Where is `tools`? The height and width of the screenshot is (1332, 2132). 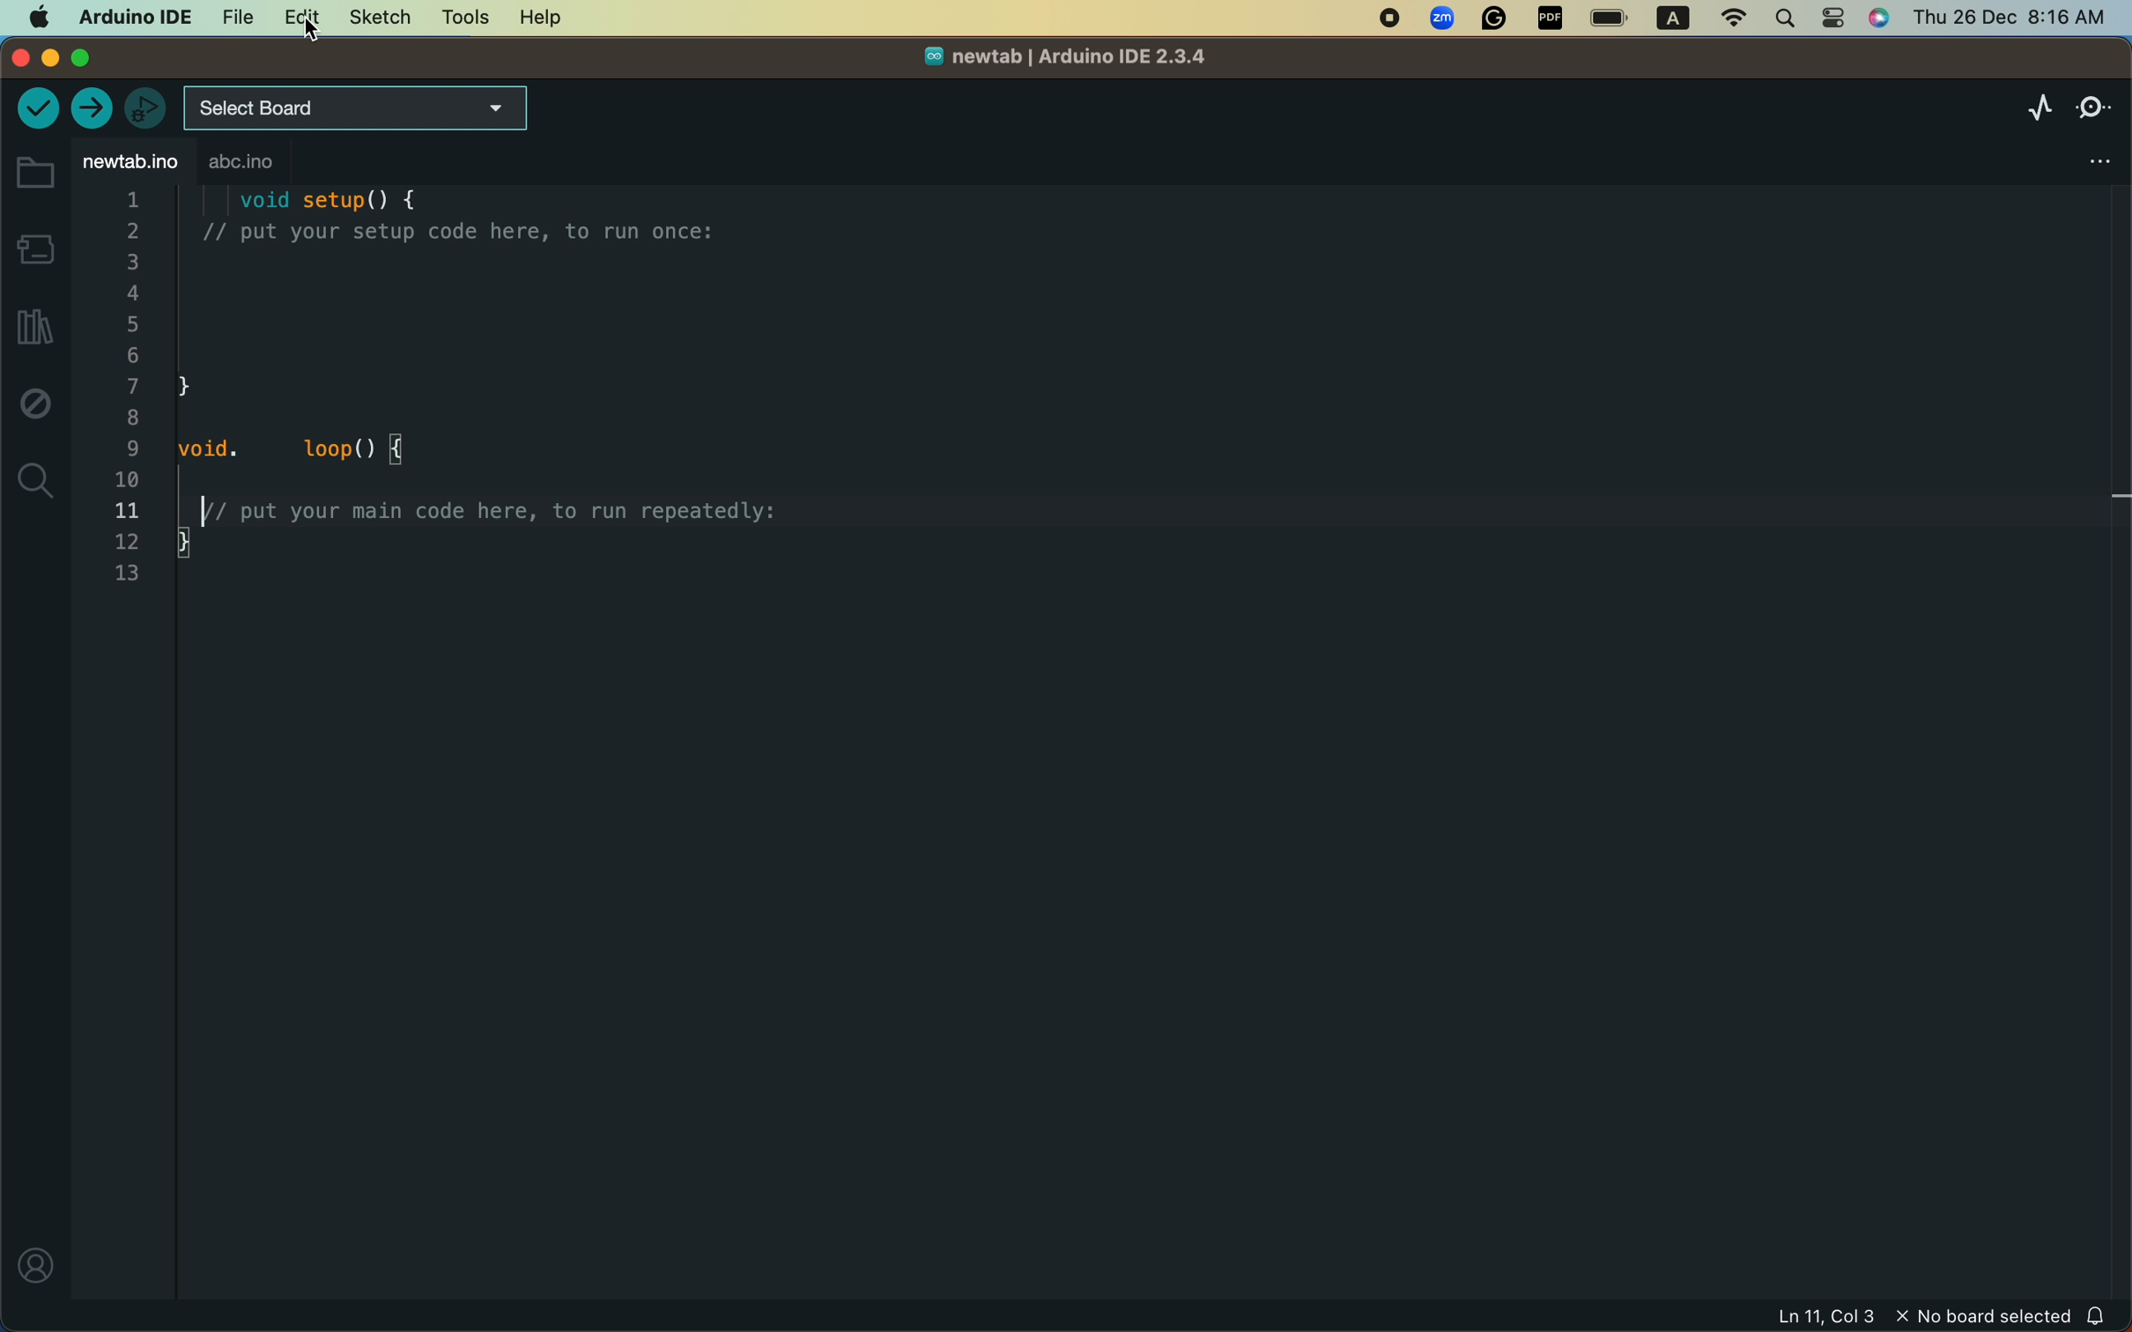 tools is located at coordinates (464, 17).